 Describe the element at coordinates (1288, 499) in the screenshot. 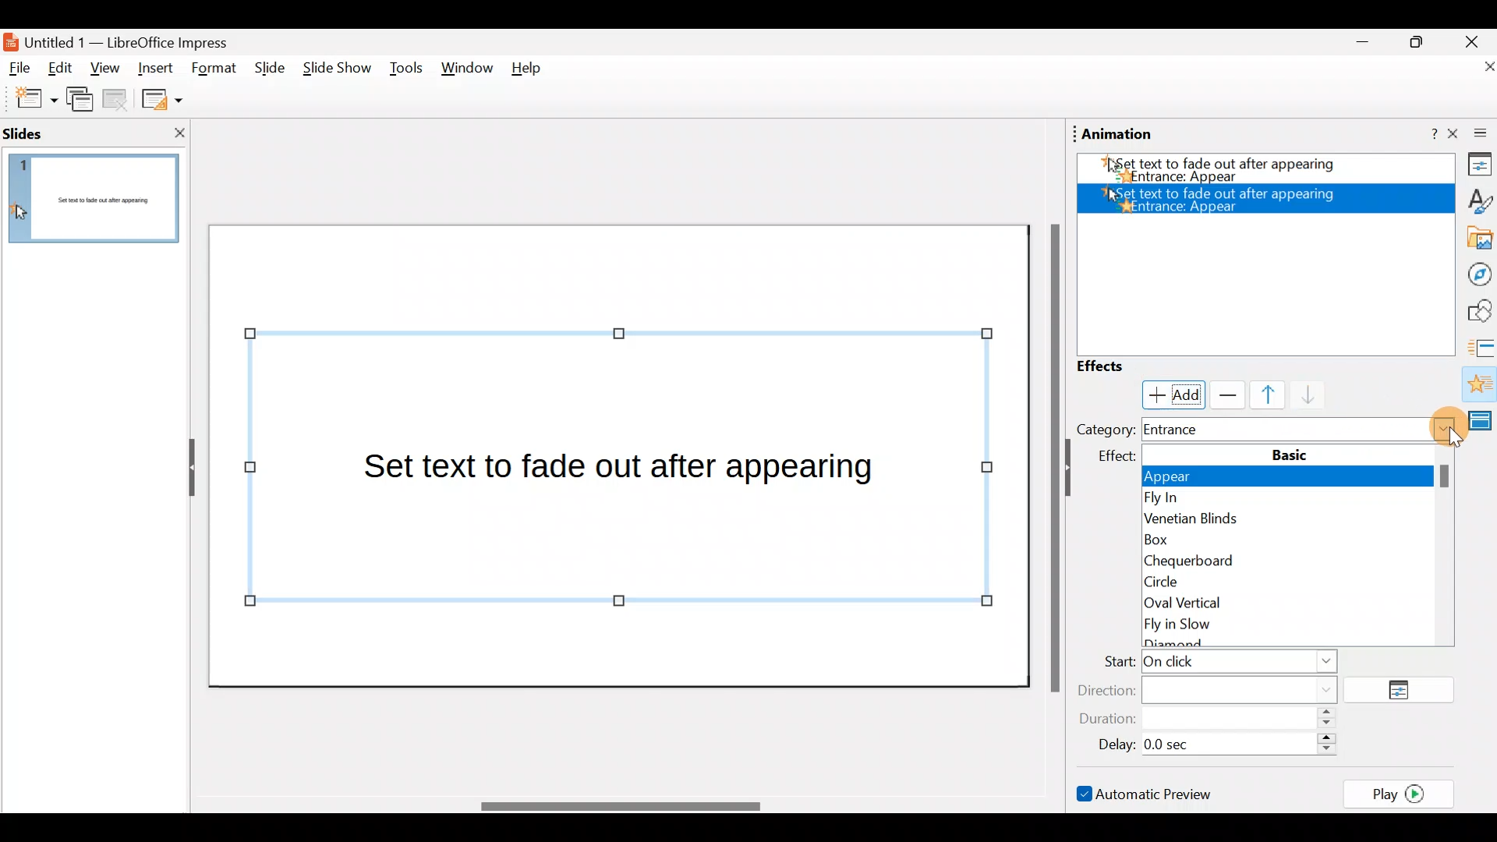

I see `Fly In` at that location.